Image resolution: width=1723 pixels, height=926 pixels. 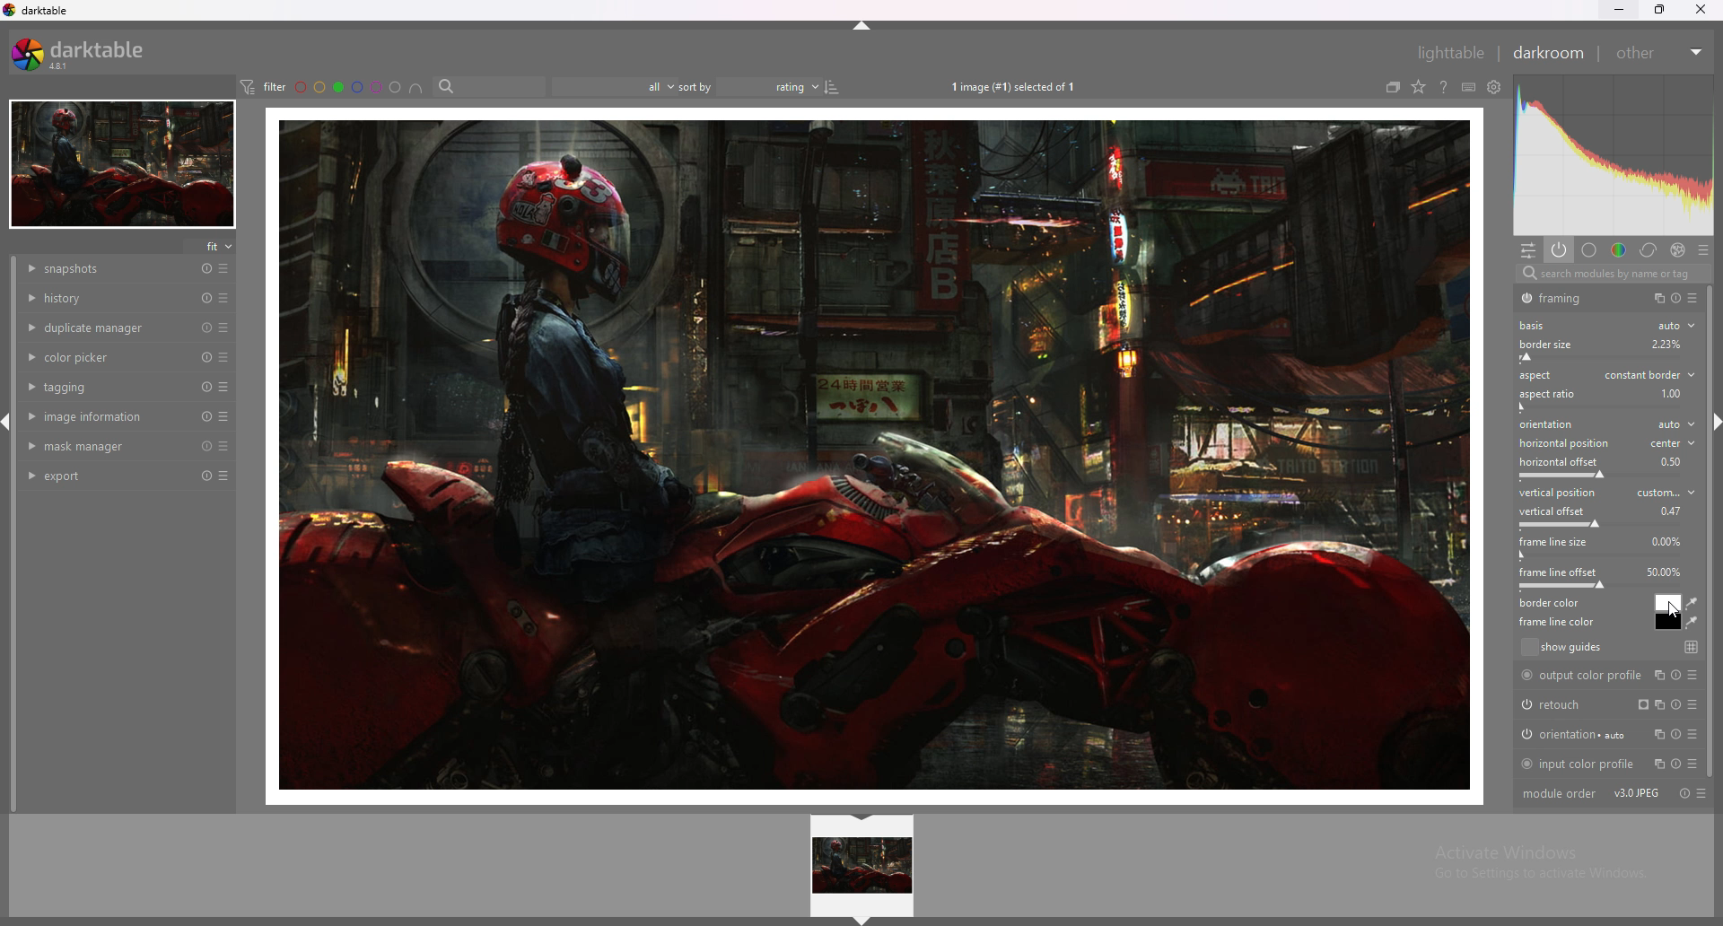 What do you see at coordinates (212, 246) in the screenshot?
I see `fit` at bounding box center [212, 246].